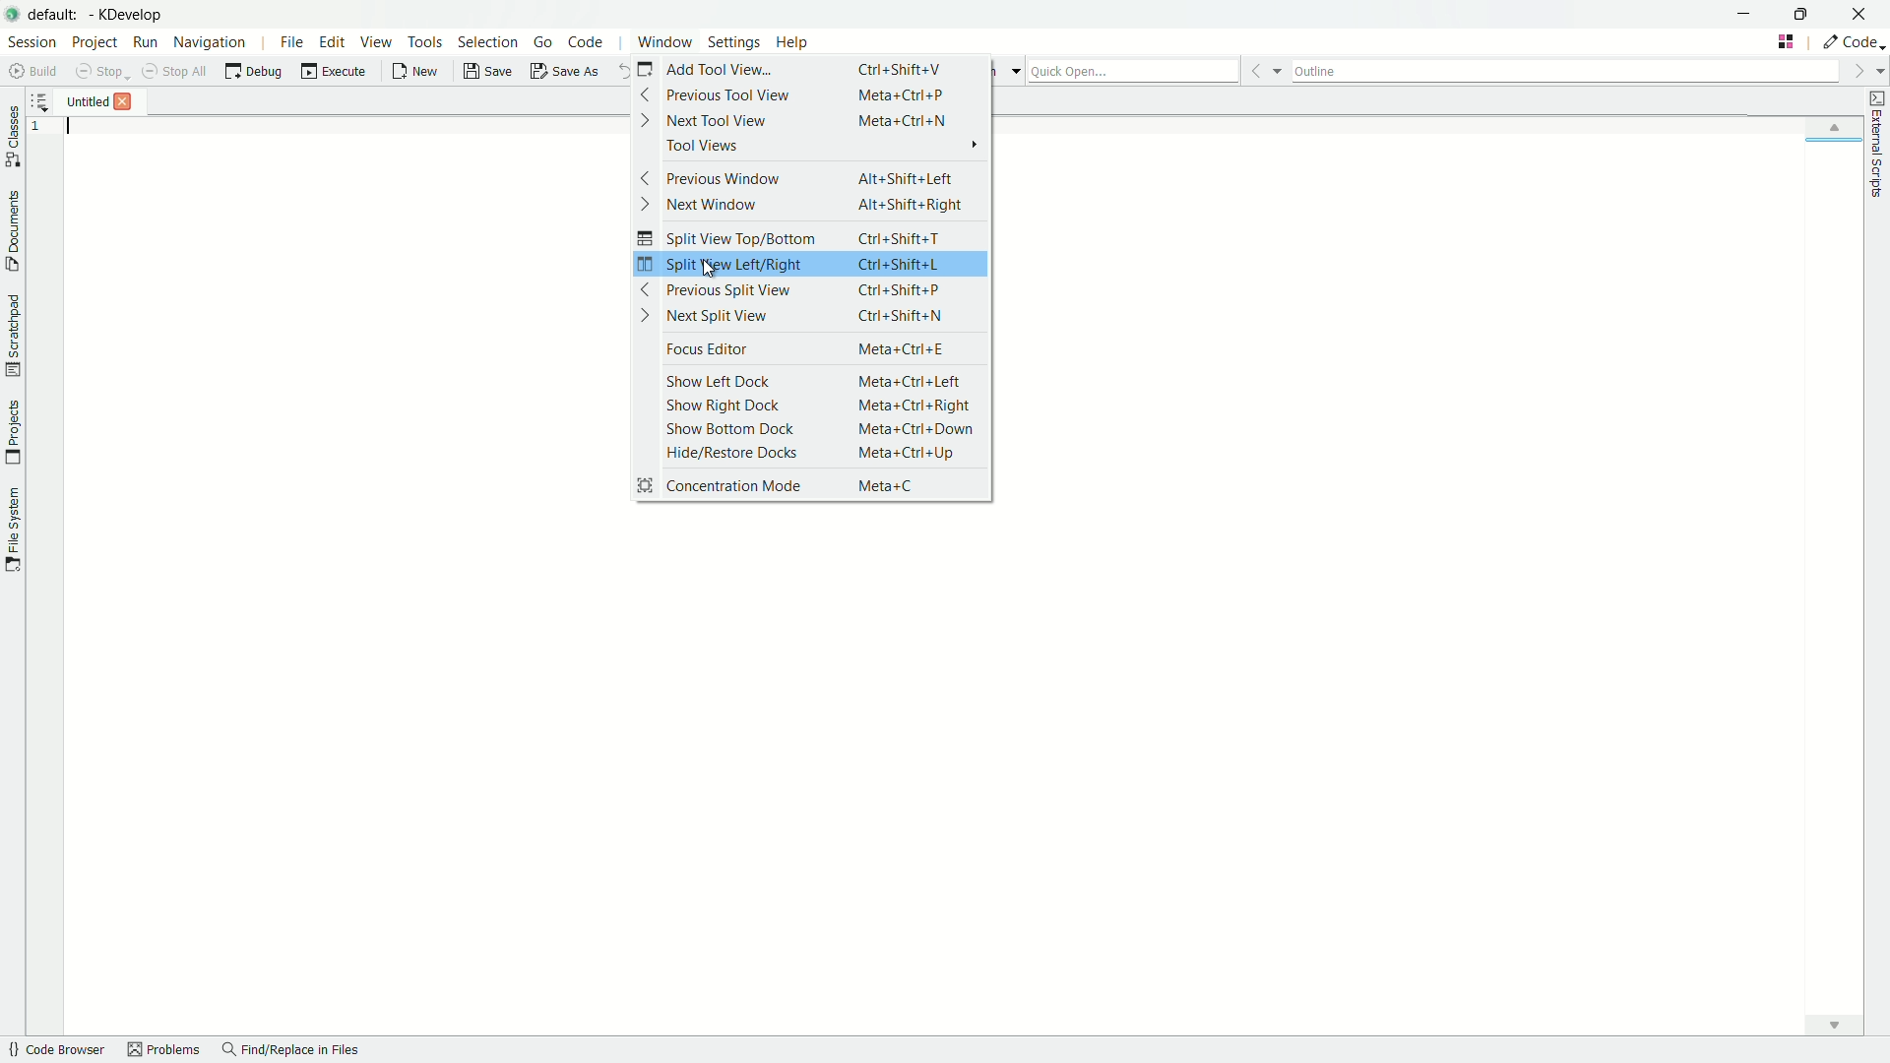  Describe the element at coordinates (294, 41) in the screenshot. I see `file menu` at that location.